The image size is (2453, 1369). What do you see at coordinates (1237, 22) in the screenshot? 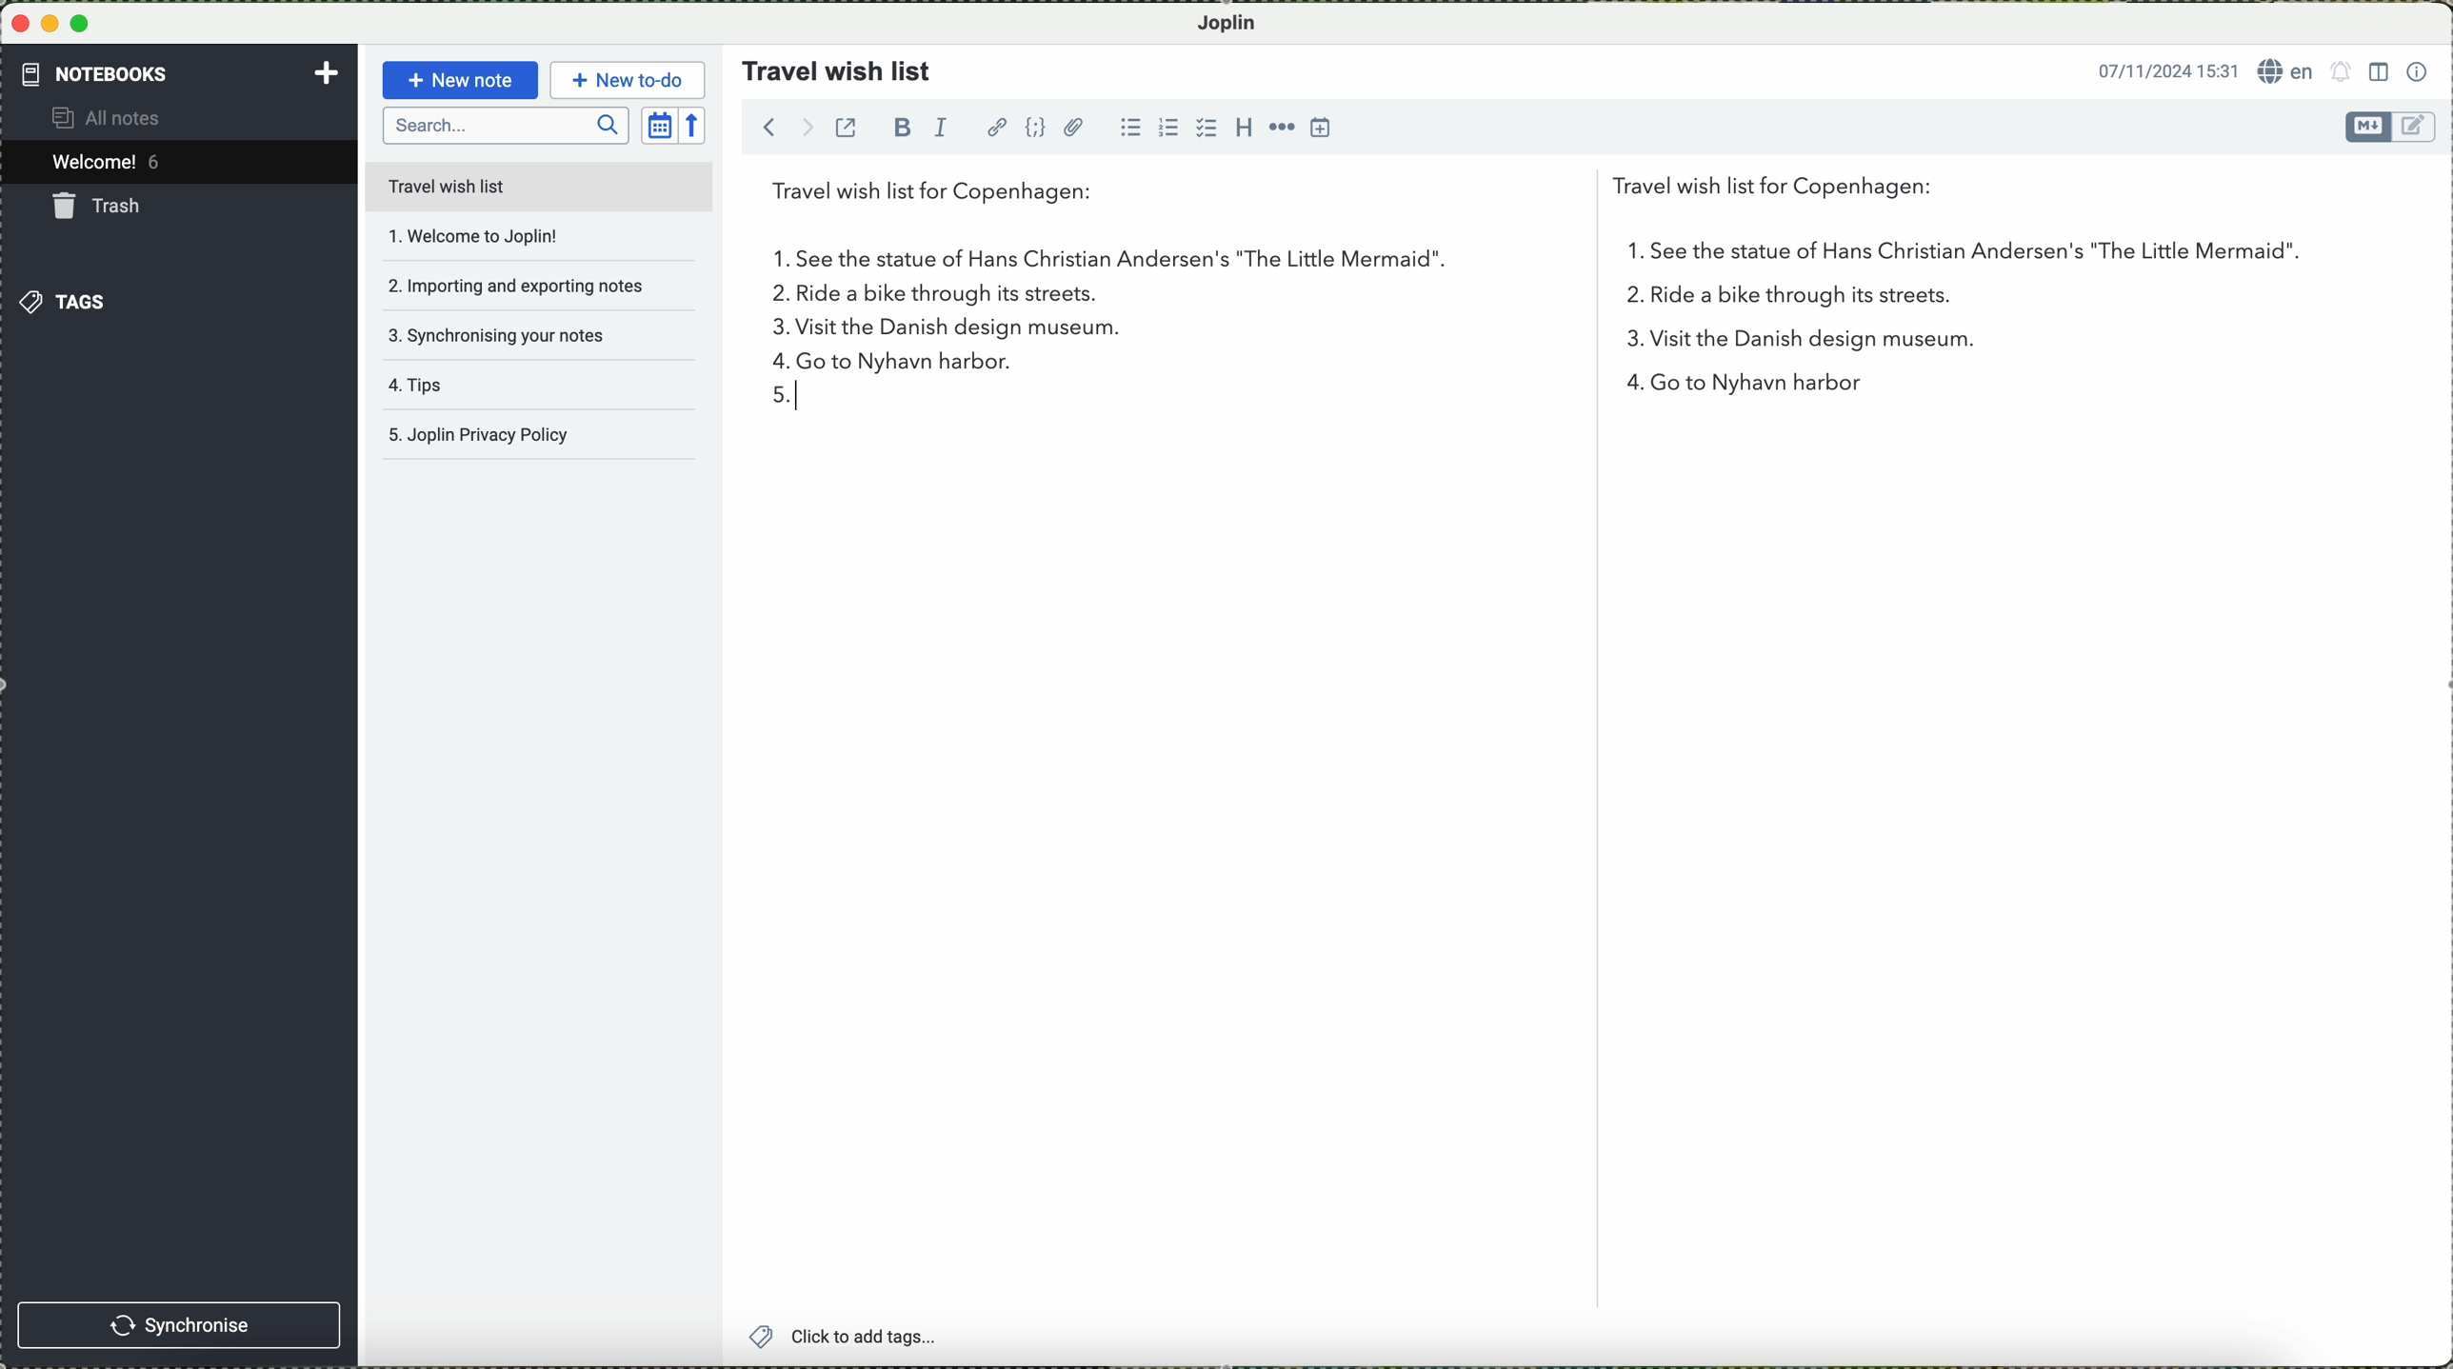
I see `Joplin` at bounding box center [1237, 22].